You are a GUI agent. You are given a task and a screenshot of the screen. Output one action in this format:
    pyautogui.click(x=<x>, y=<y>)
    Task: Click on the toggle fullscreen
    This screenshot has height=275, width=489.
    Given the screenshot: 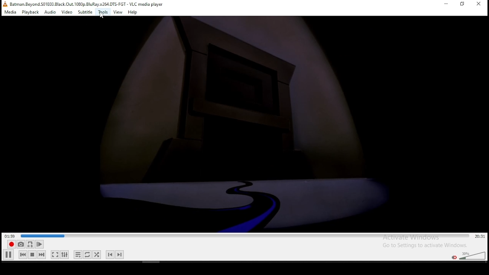 What is the action you would take?
    pyautogui.click(x=54, y=254)
    